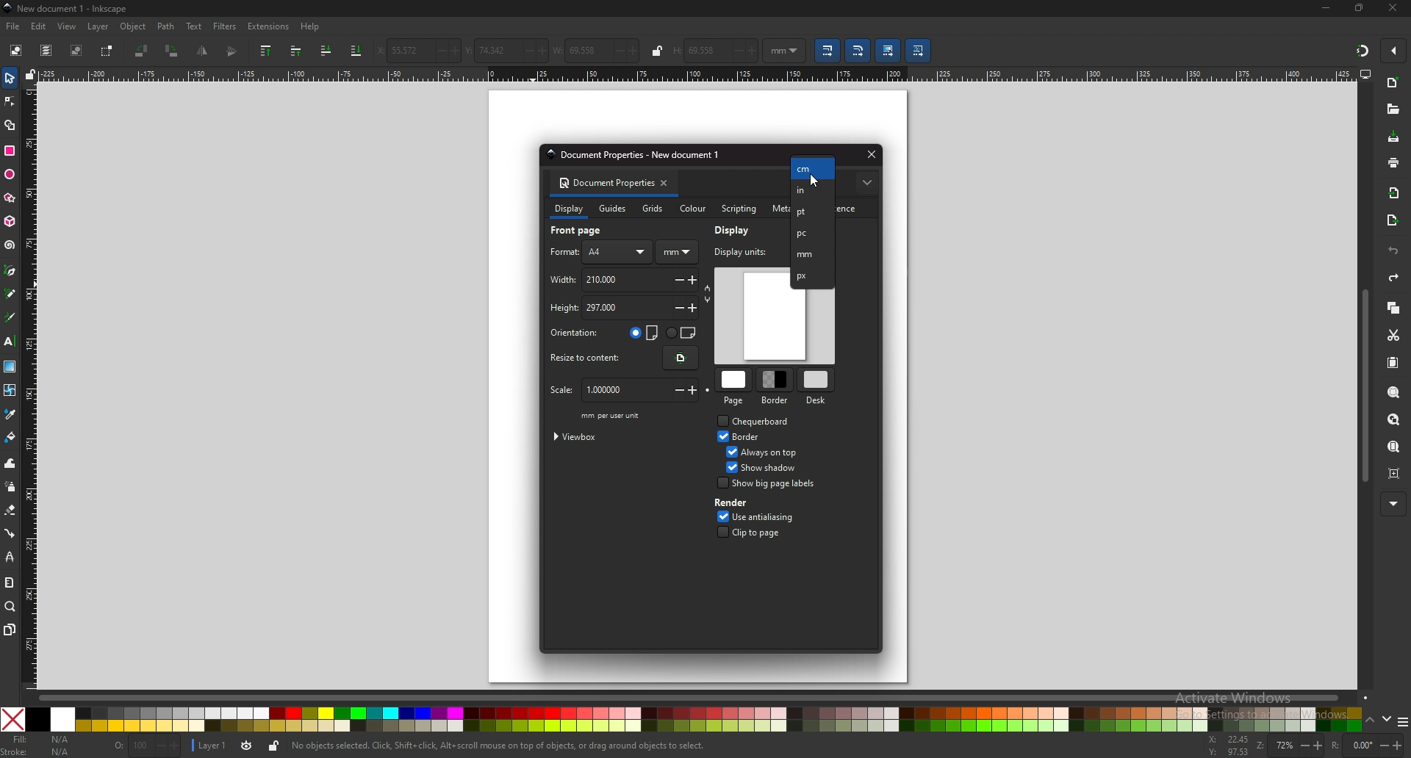 The image size is (1411, 758). I want to click on mm, so click(775, 50).